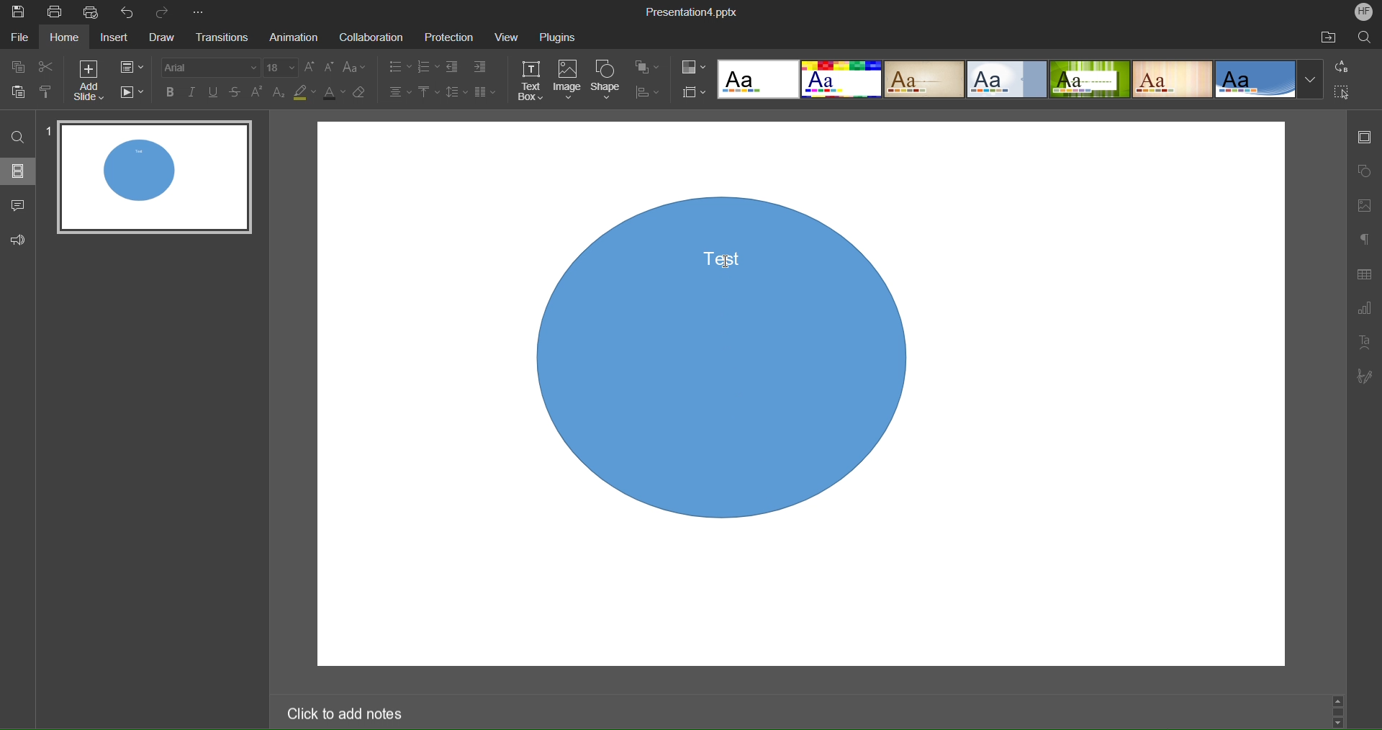  What do you see at coordinates (119, 40) in the screenshot?
I see `Insert` at bounding box center [119, 40].